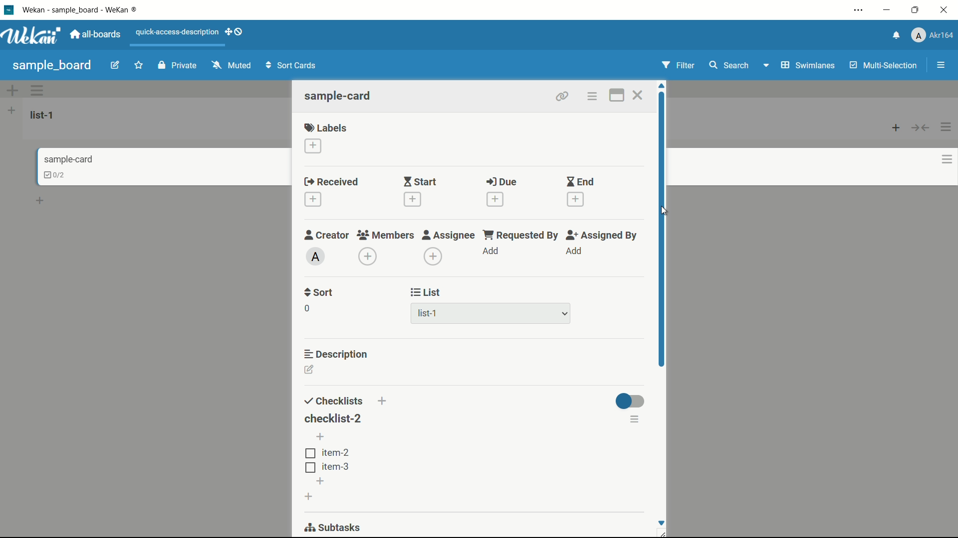 The image size is (958, 538). I want to click on quick-access-description, so click(177, 32).